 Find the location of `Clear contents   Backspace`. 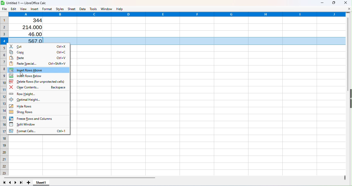

Clear contents   Backspace is located at coordinates (39, 87).